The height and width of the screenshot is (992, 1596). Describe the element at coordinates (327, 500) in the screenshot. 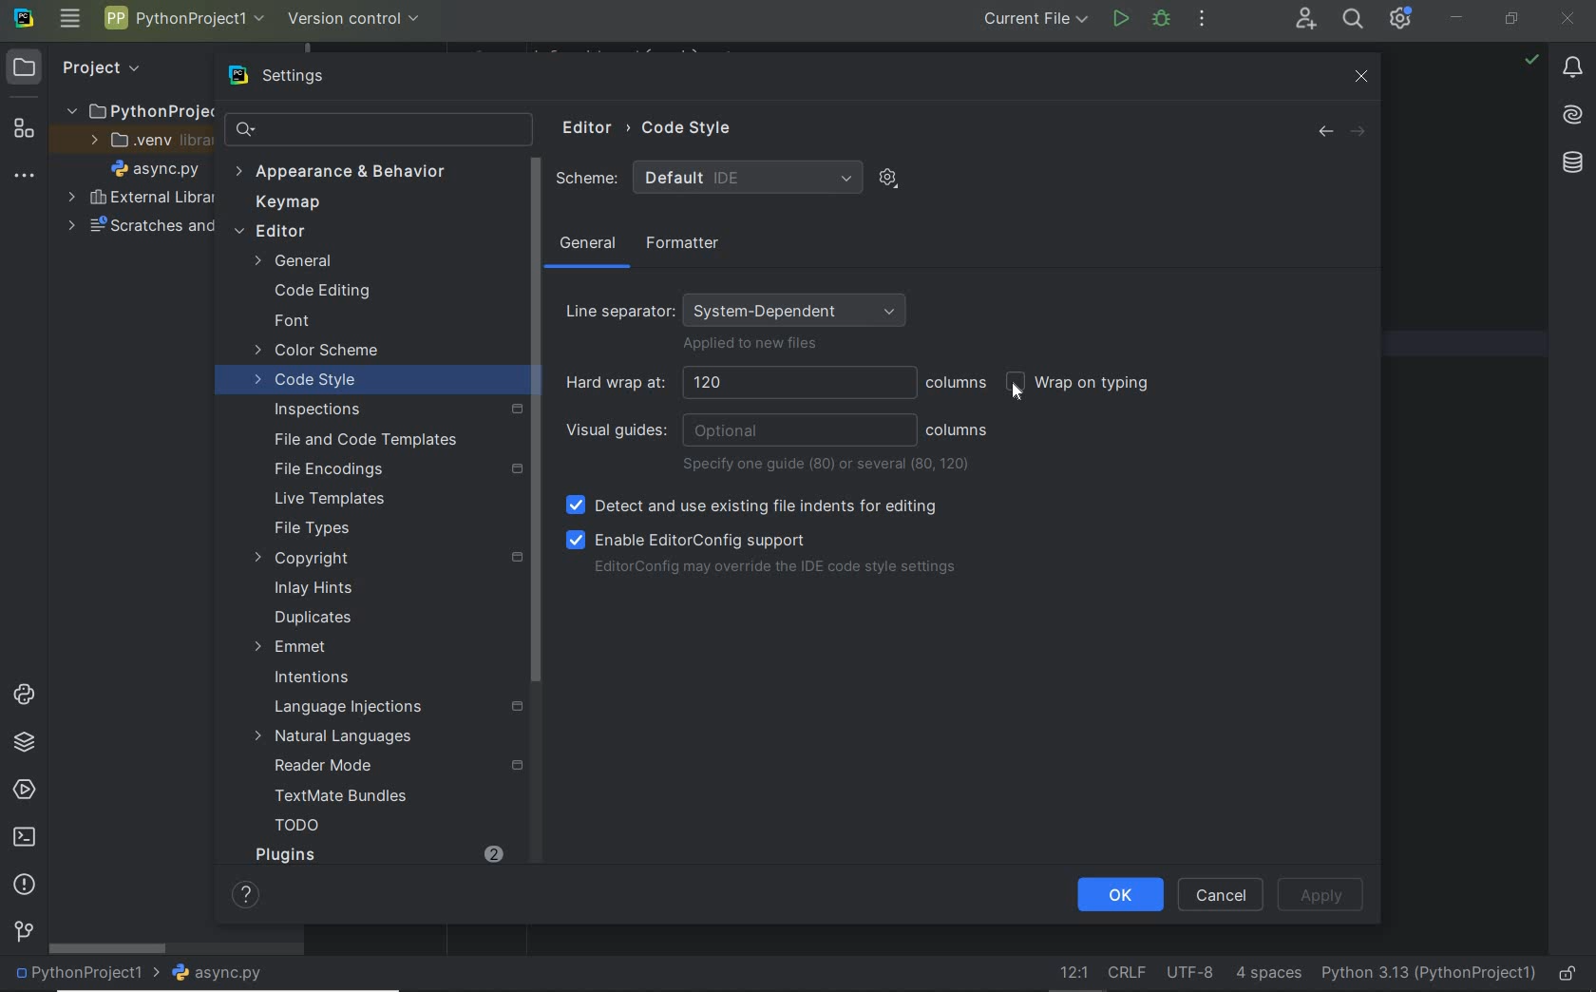

I see `Live Templates` at that location.